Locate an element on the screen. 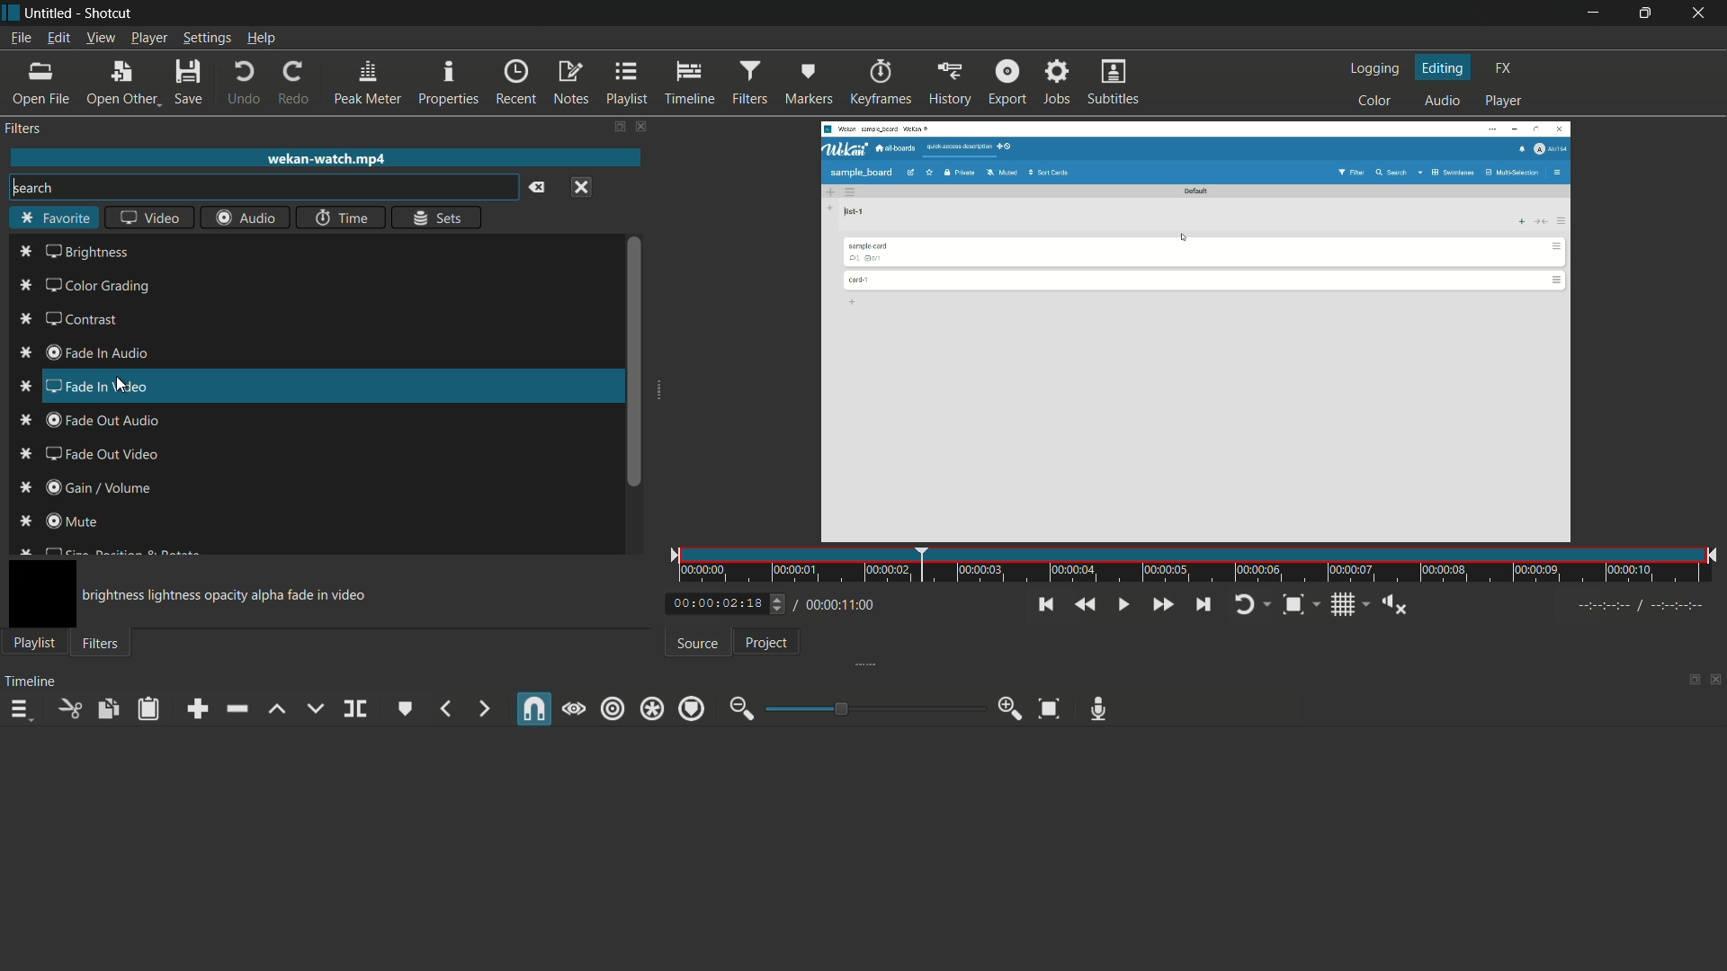  search is located at coordinates (262, 187).